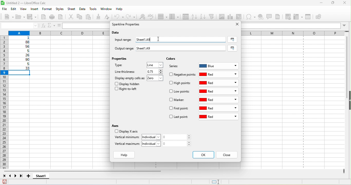 Image resolution: width=351 pixels, height=185 pixels. Describe the element at coordinates (5, 182) in the screenshot. I see `save document` at that location.